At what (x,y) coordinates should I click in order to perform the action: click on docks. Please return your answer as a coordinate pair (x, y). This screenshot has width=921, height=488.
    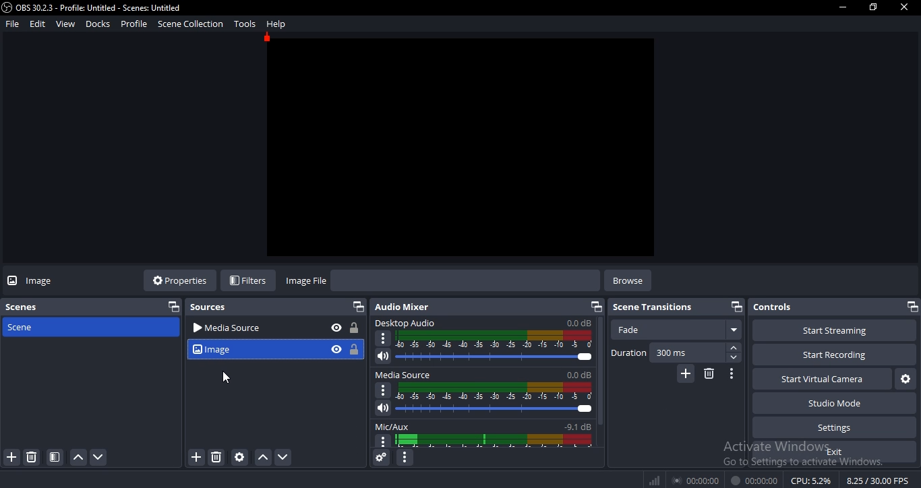
    Looking at the image, I should click on (98, 24).